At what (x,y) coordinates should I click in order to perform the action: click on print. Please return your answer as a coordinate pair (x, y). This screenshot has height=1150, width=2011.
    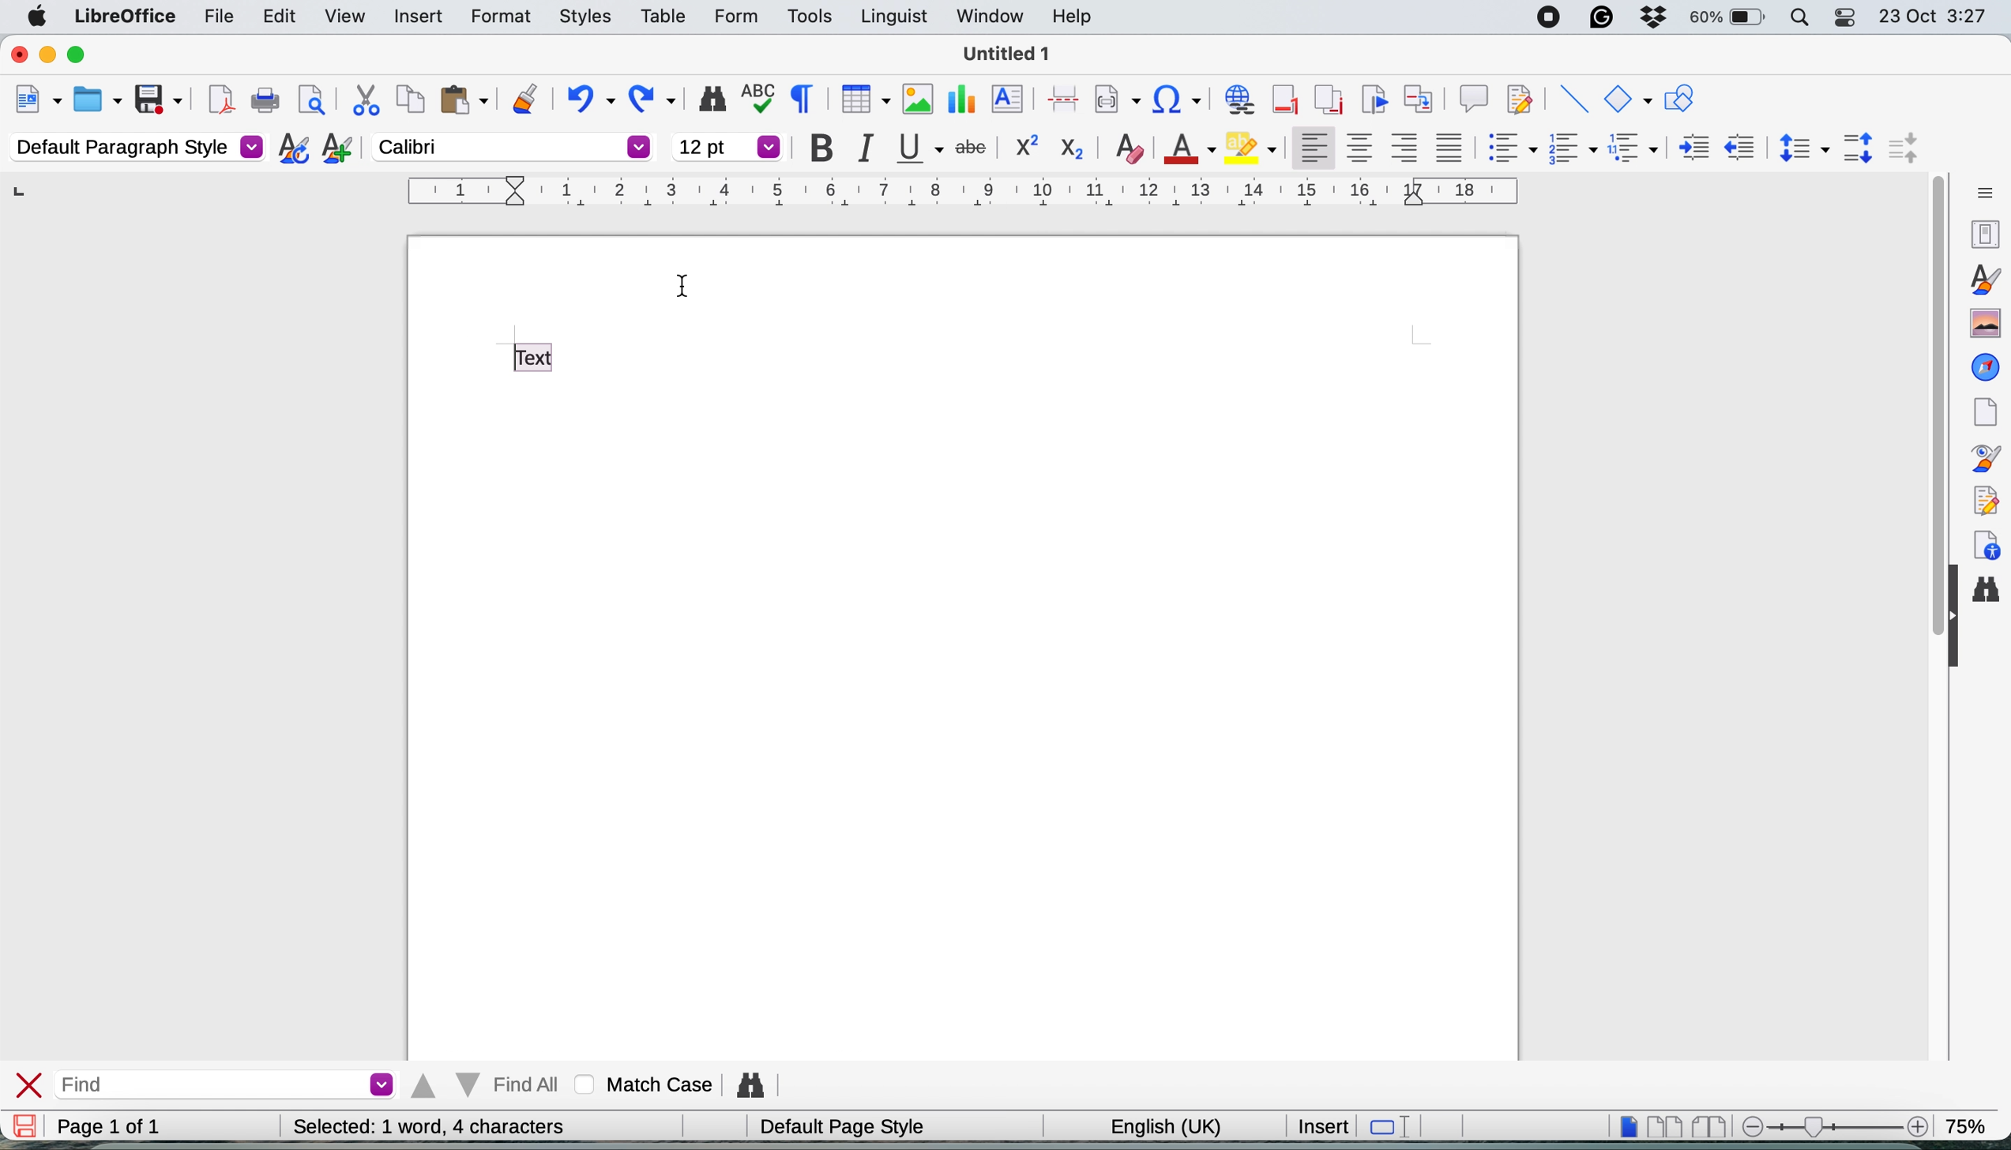
    Looking at the image, I should click on (264, 103).